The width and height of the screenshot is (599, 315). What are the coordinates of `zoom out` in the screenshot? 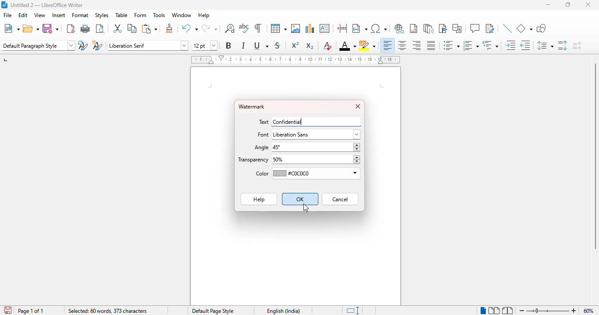 It's located at (521, 311).